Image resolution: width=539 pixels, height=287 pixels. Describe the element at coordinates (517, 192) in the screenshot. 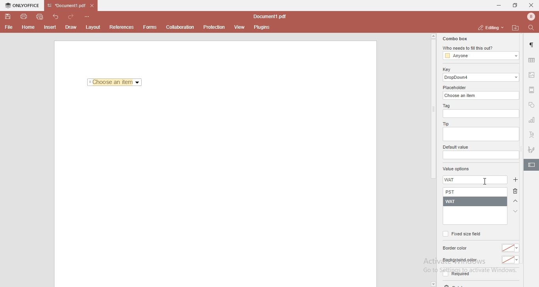

I see `delete` at that location.